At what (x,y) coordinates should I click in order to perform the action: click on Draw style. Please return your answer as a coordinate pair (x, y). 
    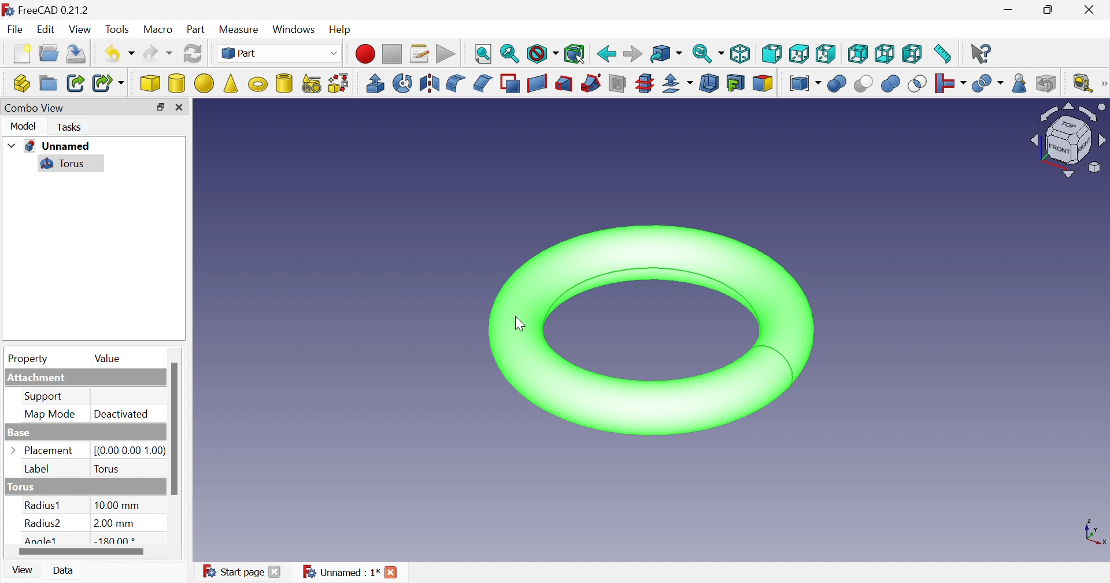
    Looking at the image, I should click on (542, 53).